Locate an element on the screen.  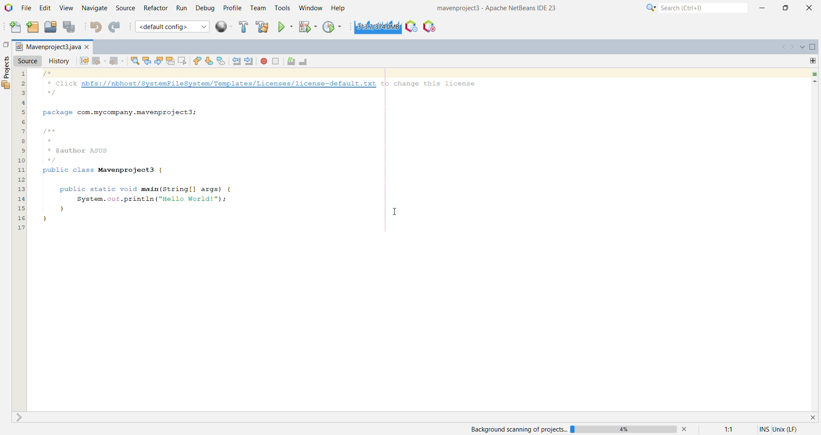
Window is located at coordinates (309, 9).